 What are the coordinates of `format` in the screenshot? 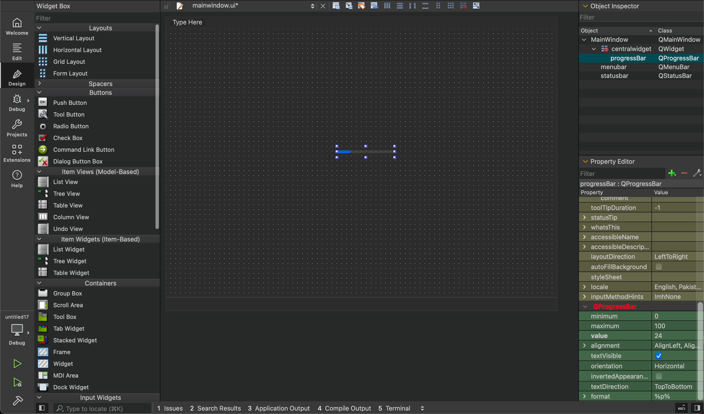 It's located at (637, 397).